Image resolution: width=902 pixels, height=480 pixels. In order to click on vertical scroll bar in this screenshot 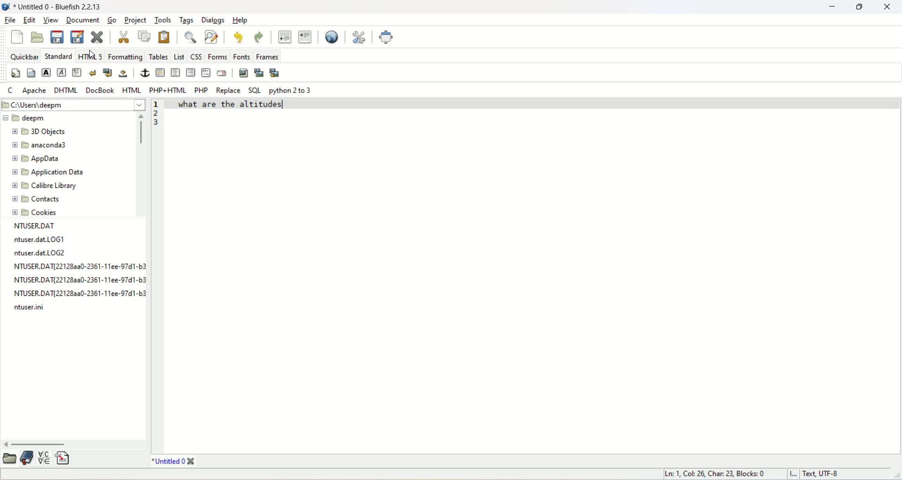, I will do `click(140, 164)`.